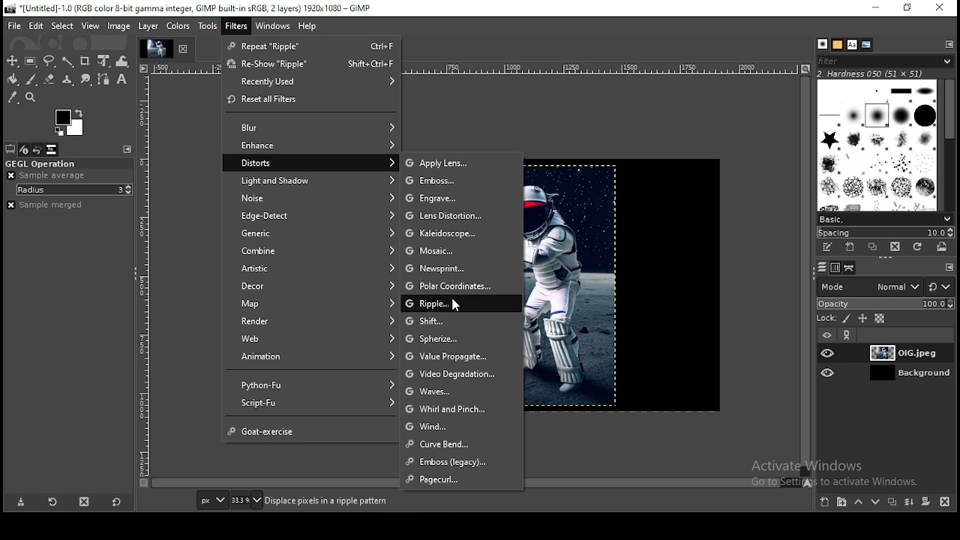 The height and width of the screenshot is (540, 960). Describe the element at coordinates (941, 8) in the screenshot. I see `close window` at that location.